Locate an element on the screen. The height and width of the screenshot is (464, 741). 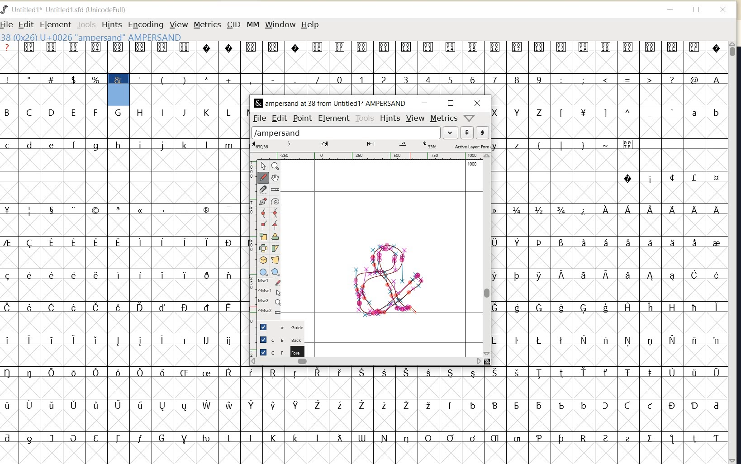
MM is located at coordinates (252, 24).